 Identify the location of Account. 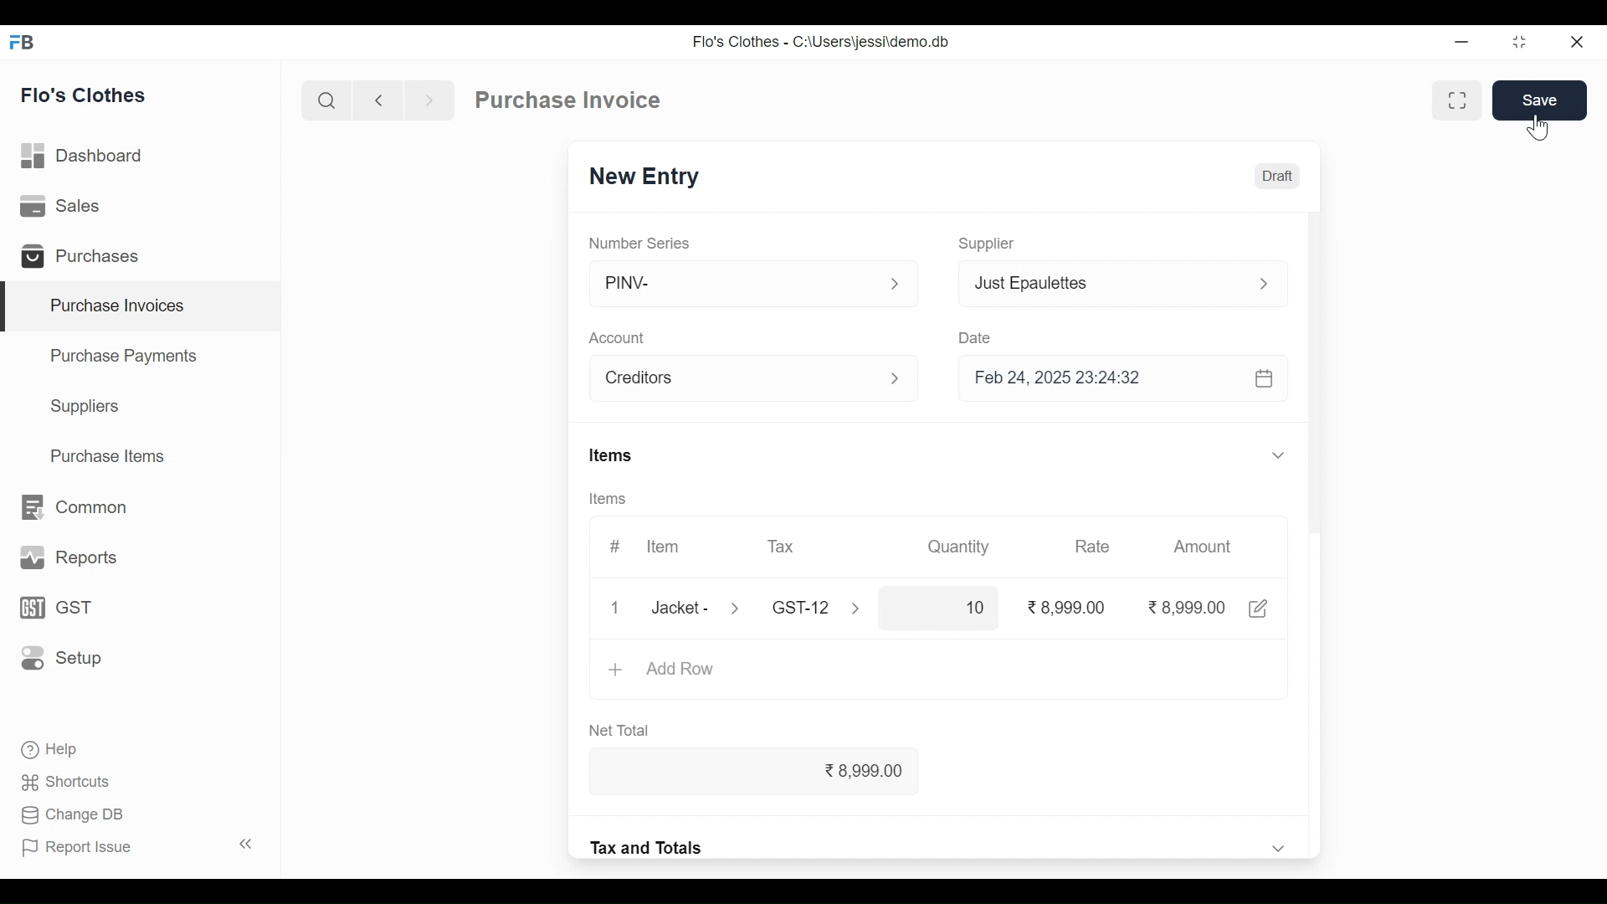
(619, 338).